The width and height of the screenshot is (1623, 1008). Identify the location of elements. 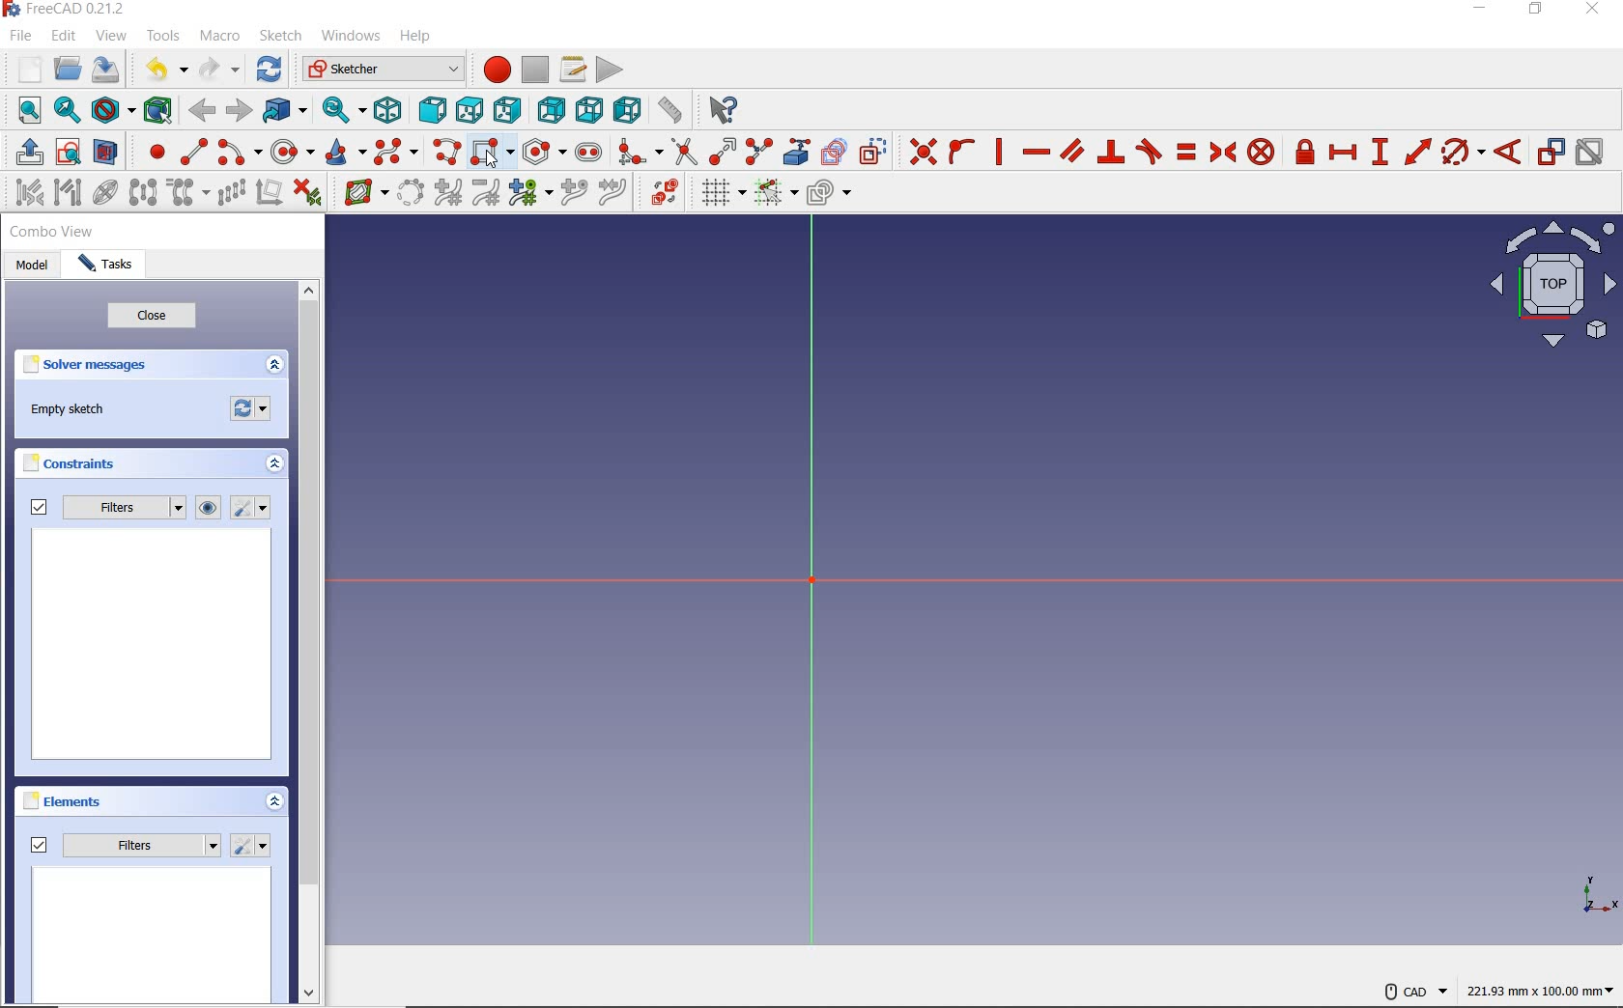
(98, 803).